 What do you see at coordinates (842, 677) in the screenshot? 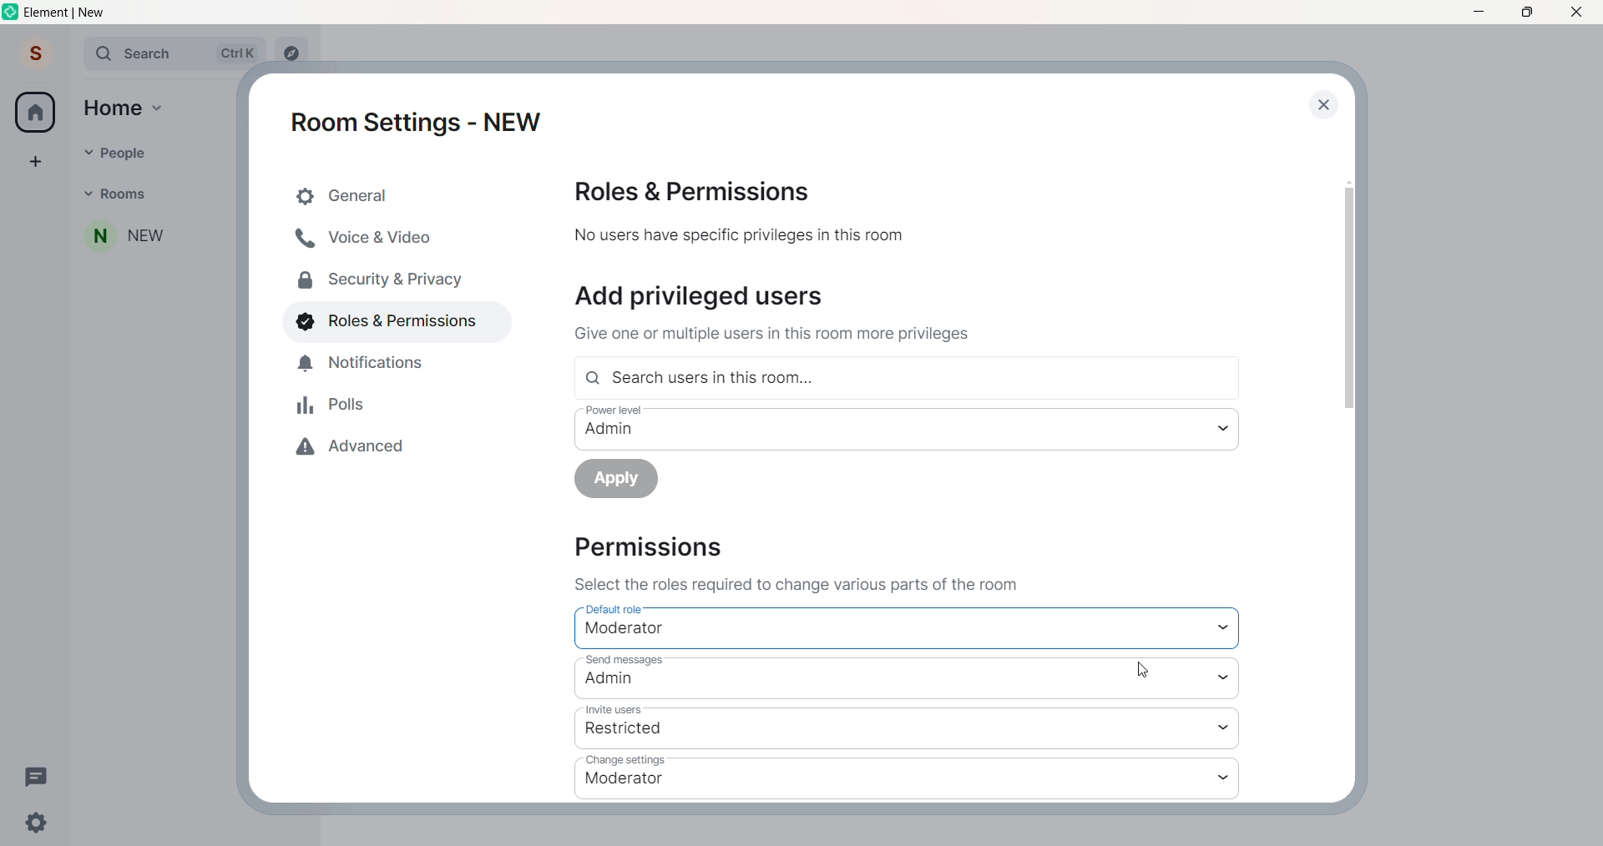
I see `send message ` at bounding box center [842, 677].